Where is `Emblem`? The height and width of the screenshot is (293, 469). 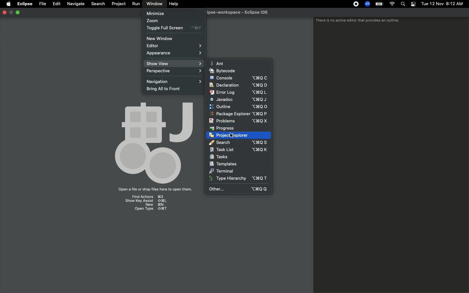 Emblem is located at coordinates (154, 141).